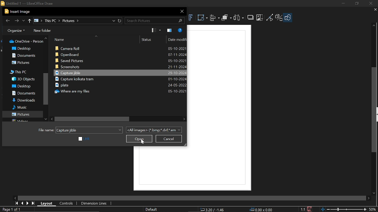  I want to click on Vertical scrollbar in folders, so click(46, 89).